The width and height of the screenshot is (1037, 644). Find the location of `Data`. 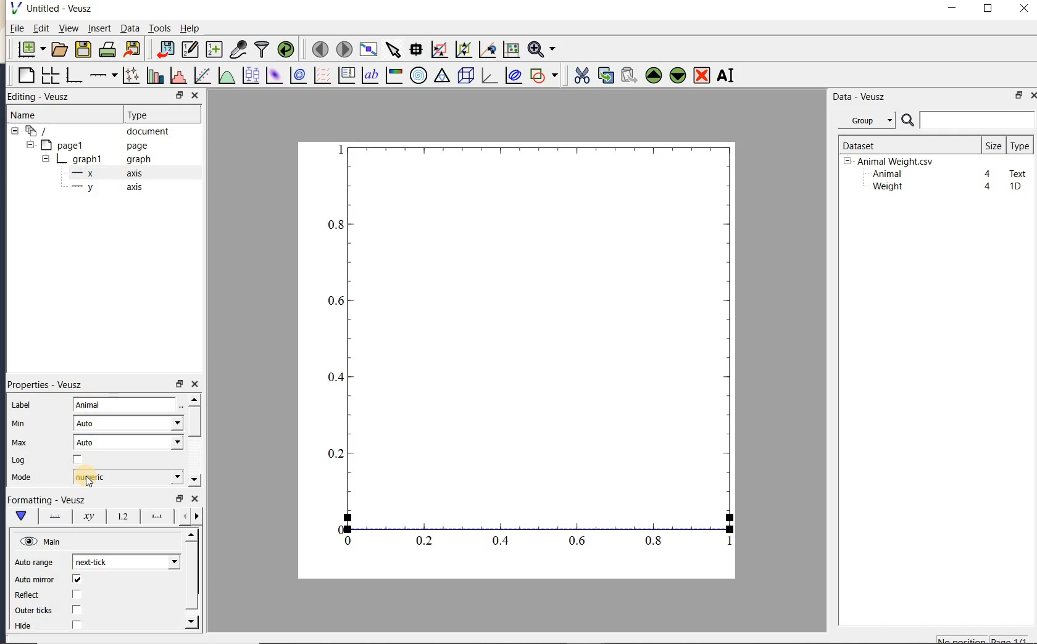

Data is located at coordinates (130, 28).